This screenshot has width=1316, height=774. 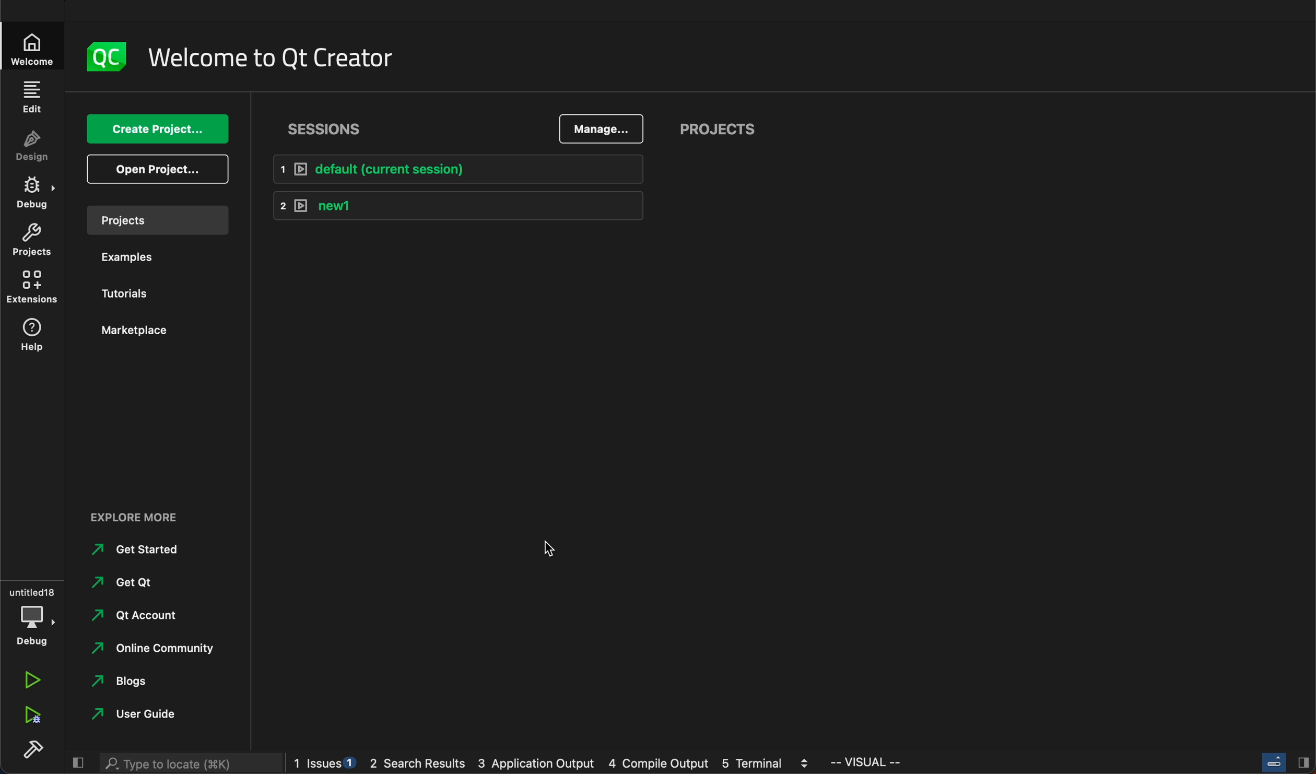 I want to click on examples, so click(x=132, y=257).